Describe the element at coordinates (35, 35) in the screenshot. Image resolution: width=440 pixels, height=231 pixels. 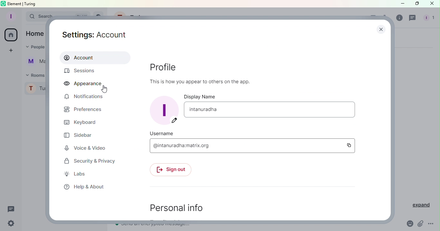
I see `Home` at that location.